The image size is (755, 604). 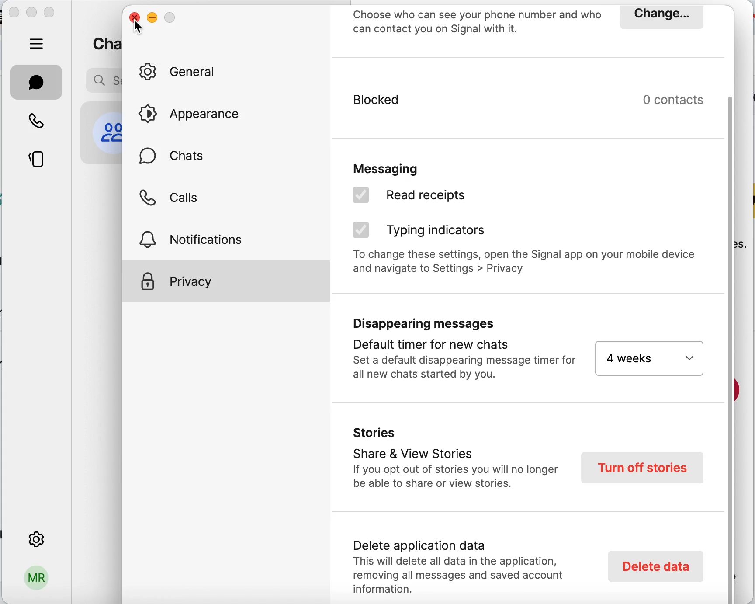 What do you see at coordinates (35, 538) in the screenshot?
I see `settings` at bounding box center [35, 538].